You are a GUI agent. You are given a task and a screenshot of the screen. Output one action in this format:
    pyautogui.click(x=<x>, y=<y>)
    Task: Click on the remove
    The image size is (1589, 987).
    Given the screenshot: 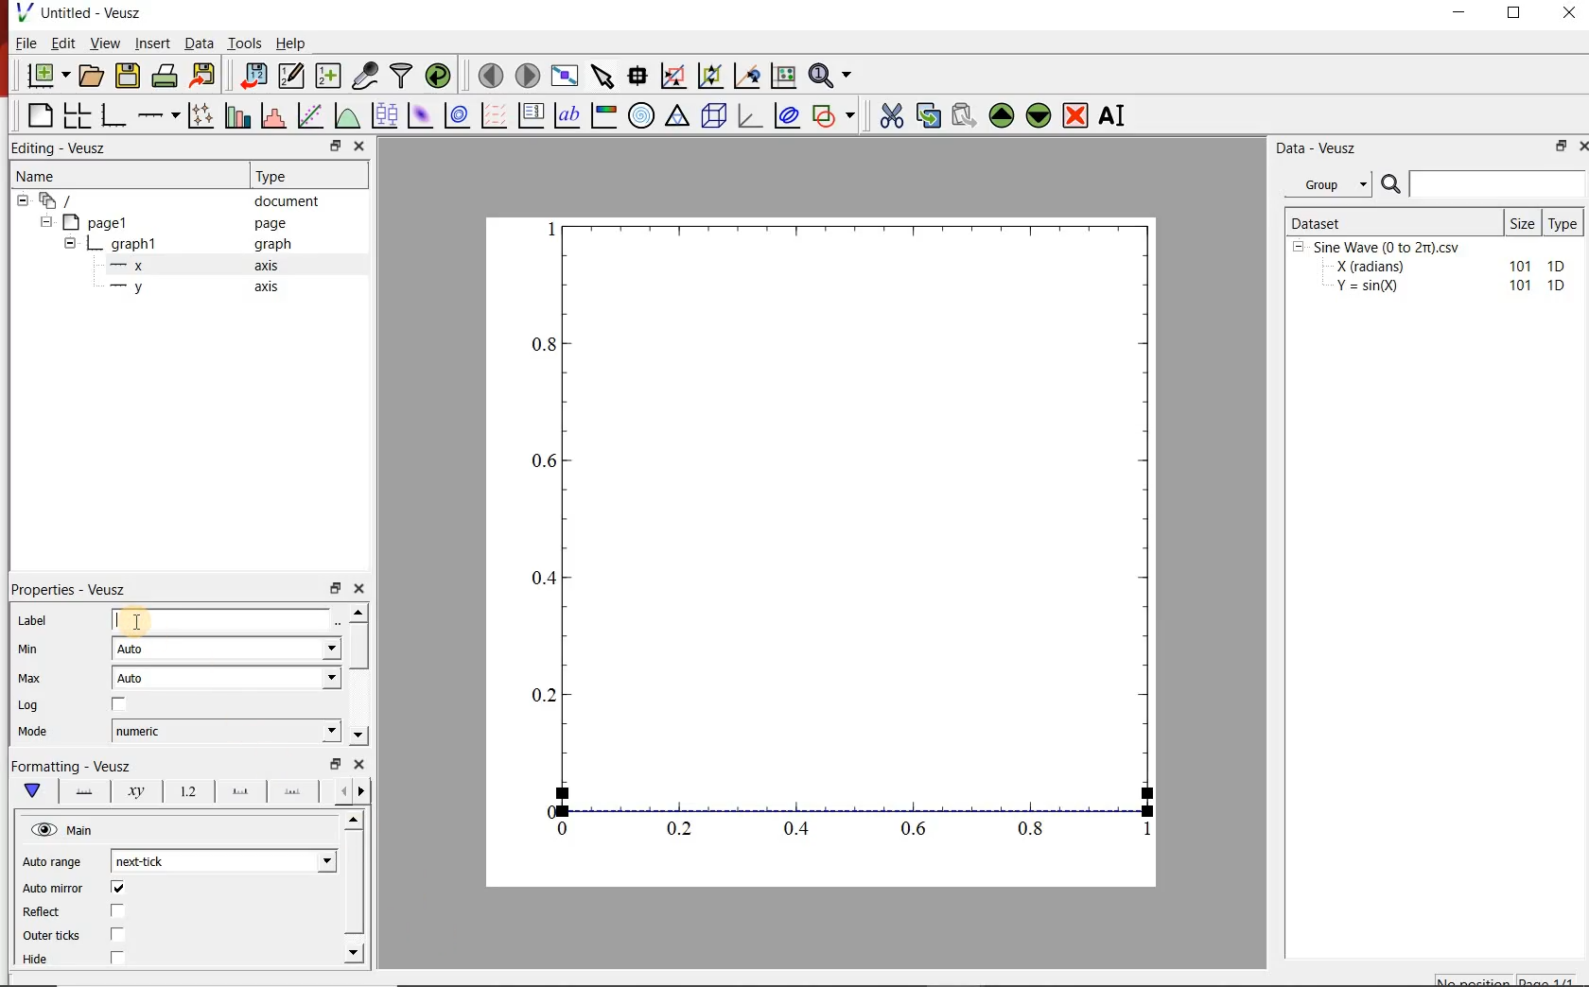 What is the action you would take?
    pyautogui.click(x=1075, y=115)
    